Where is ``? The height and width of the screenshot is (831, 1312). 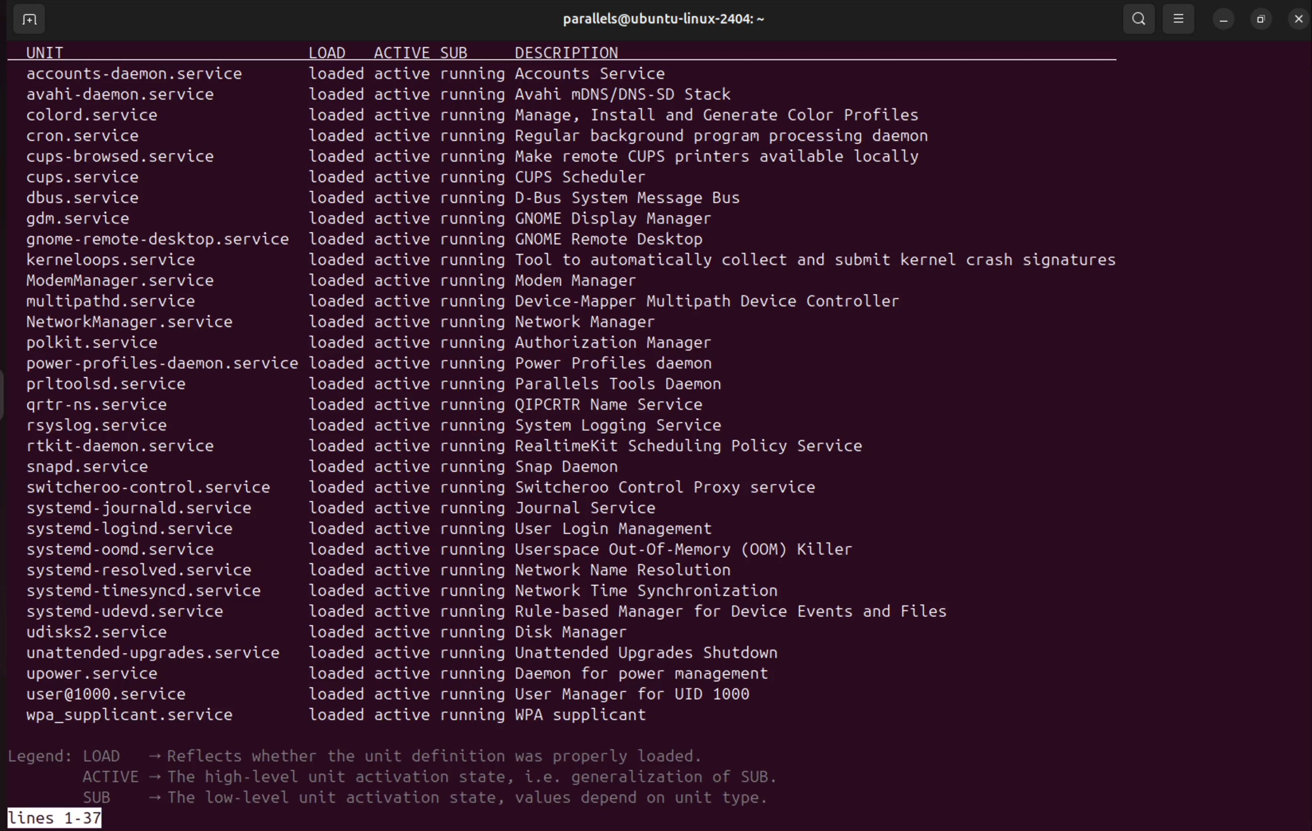  is located at coordinates (128, 716).